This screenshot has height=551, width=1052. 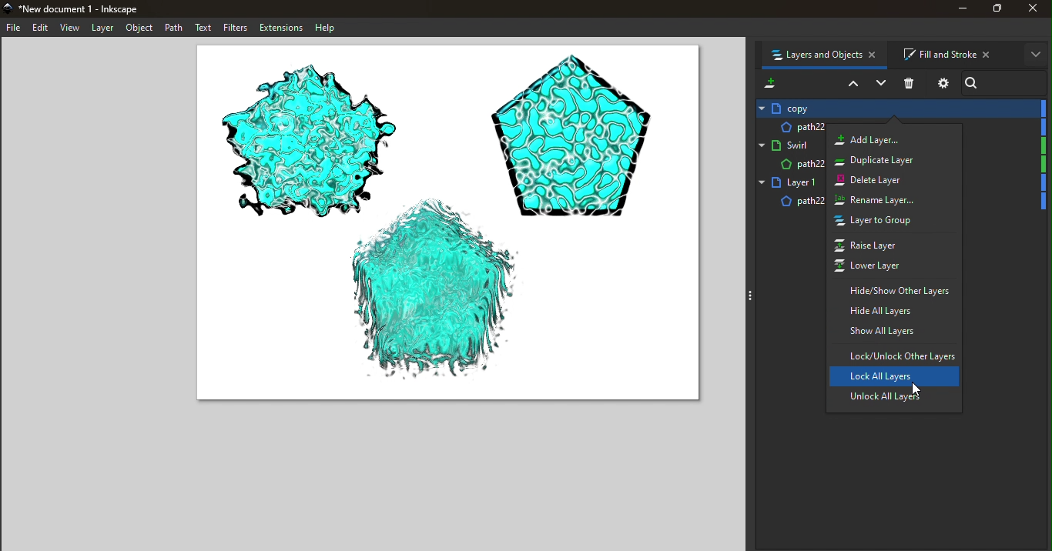 What do you see at coordinates (995, 11) in the screenshot?
I see `Maximize` at bounding box center [995, 11].